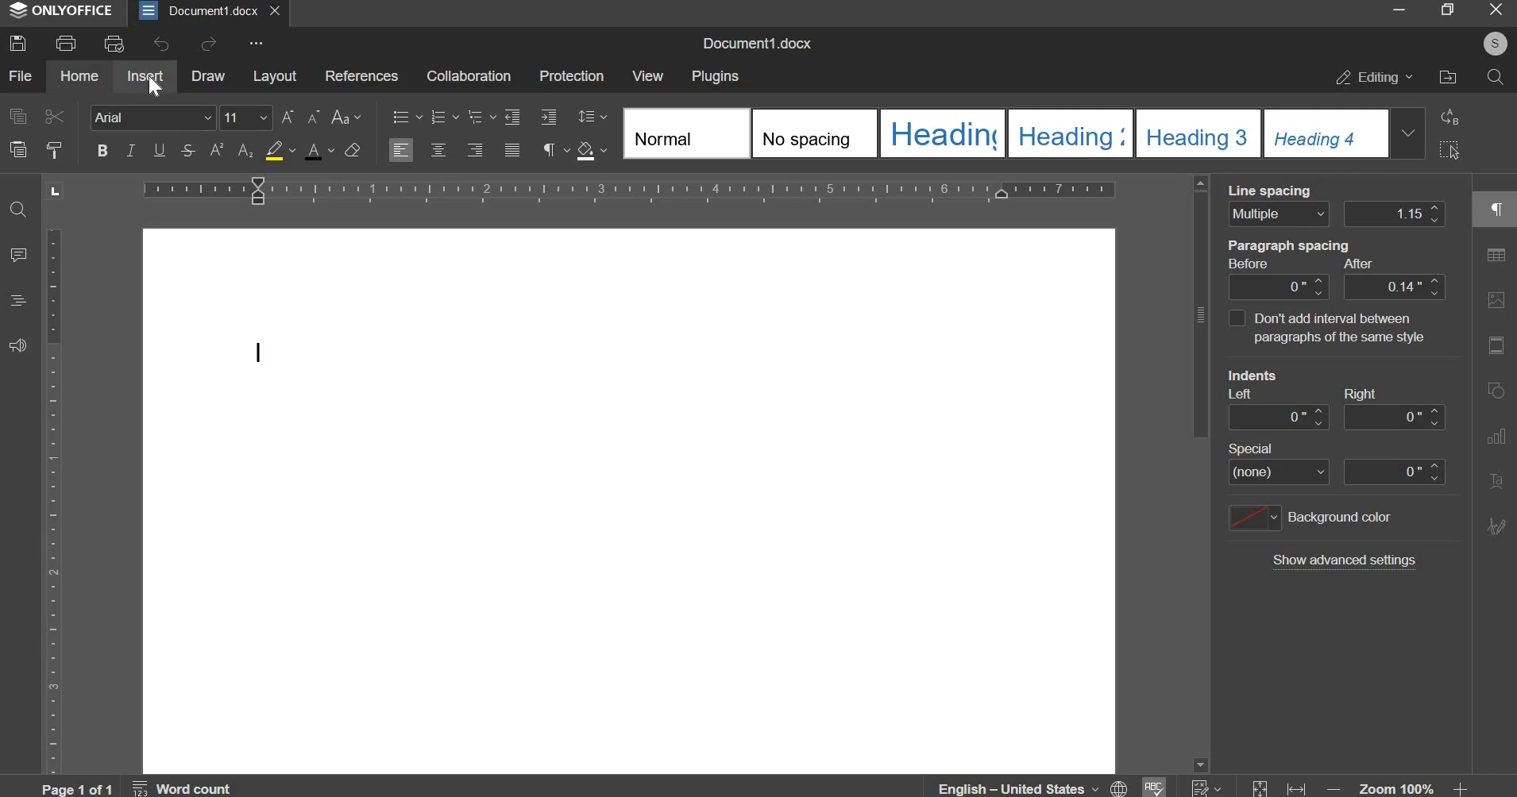 Image resolution: width=1517 pixels, height=797 pixels. Describe the element at coordinates (1309, 518) in the screenshot. I see `background color` at that location.